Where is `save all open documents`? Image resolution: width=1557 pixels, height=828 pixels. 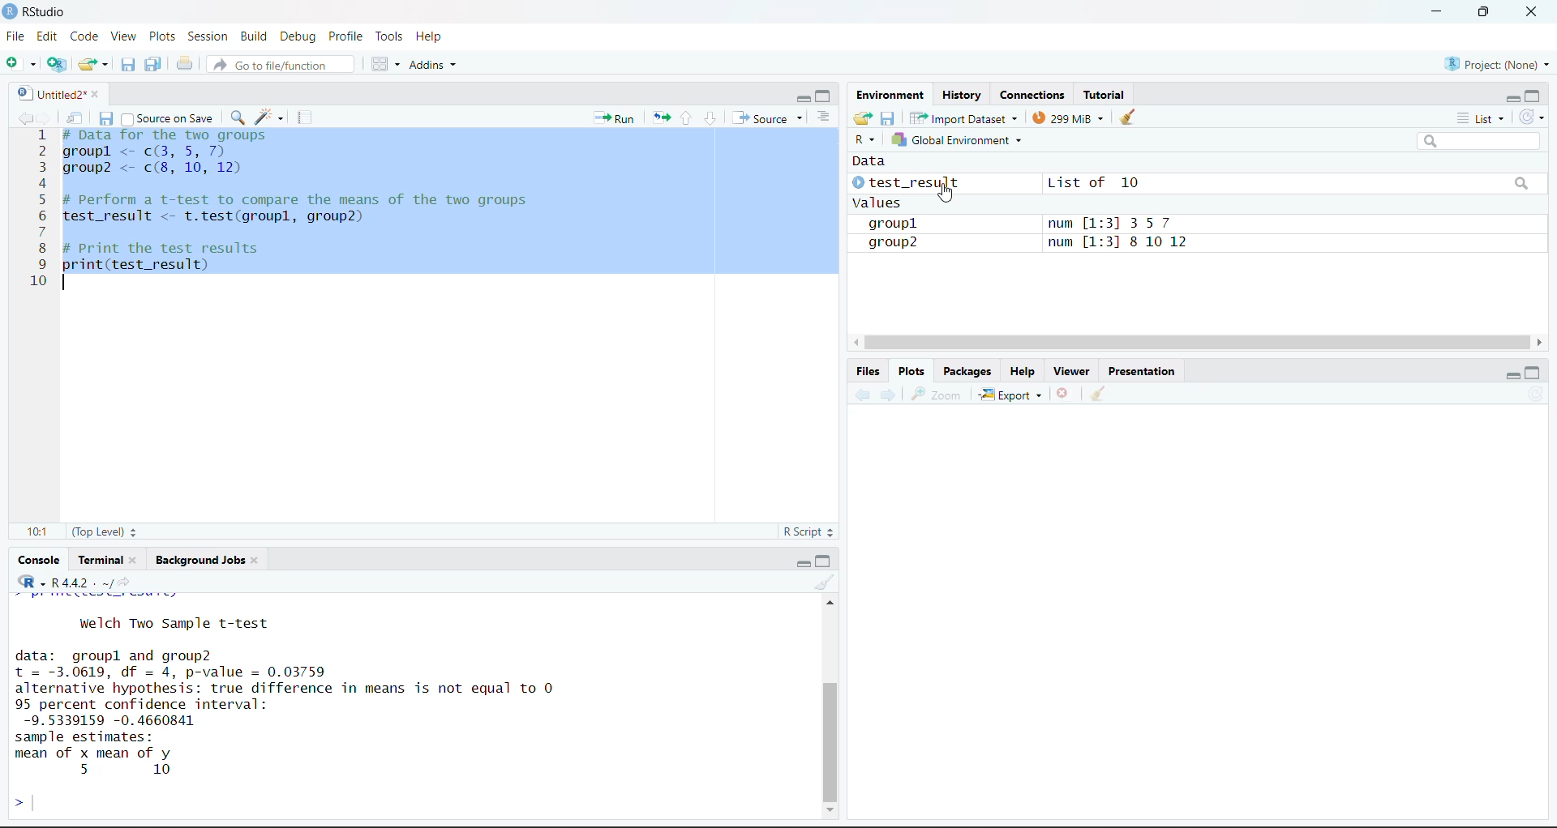 save all open documents is located at coordinates (152, 63).